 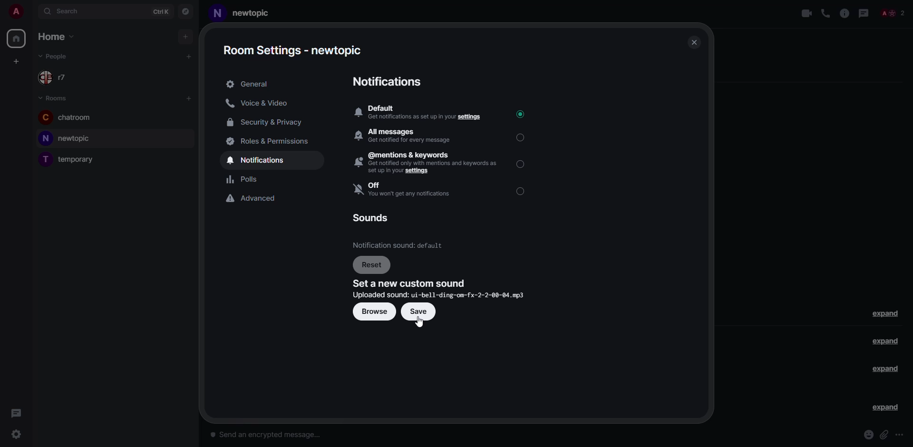 I want to click on room, so click(x=70, y=159).